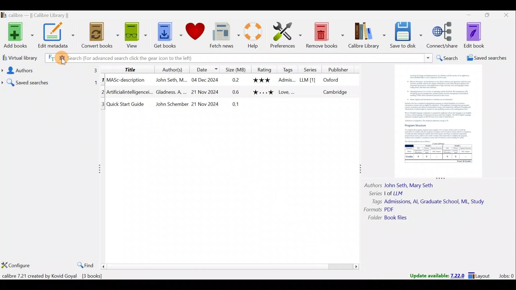  I want to click on View, so click(134, 36).